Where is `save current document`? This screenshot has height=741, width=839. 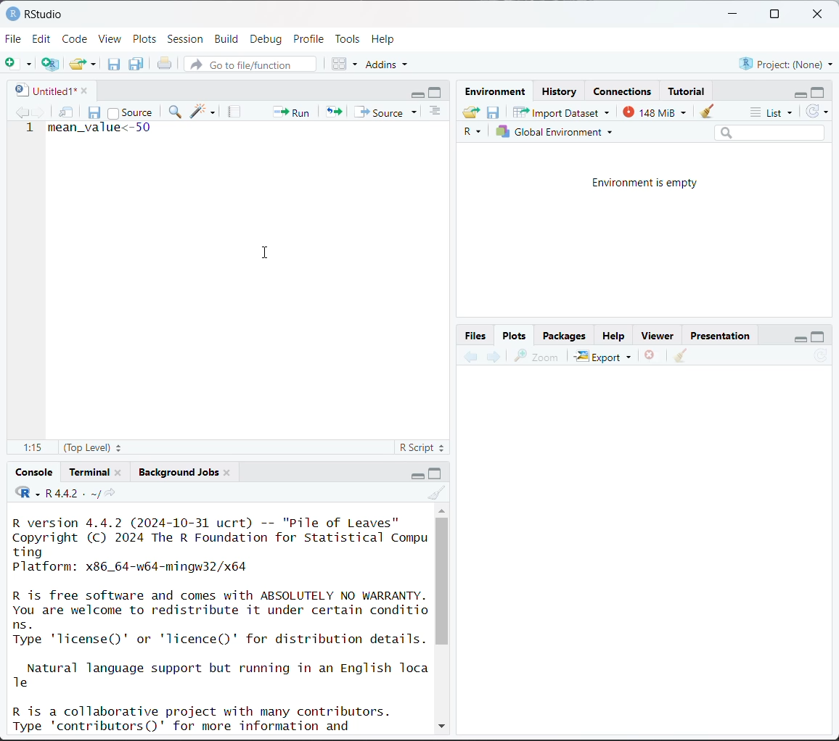 save current document is located at coordinates (95, 111).